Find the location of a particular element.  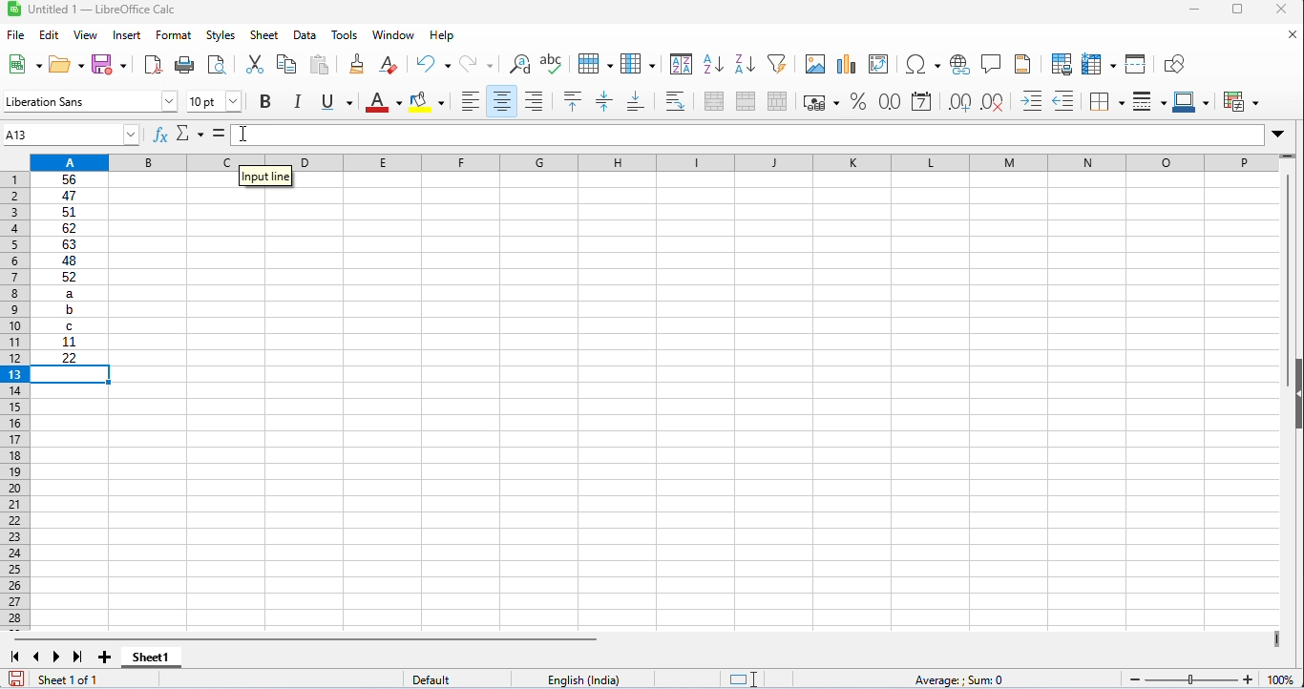

insert is located at coordinates (126, 36).